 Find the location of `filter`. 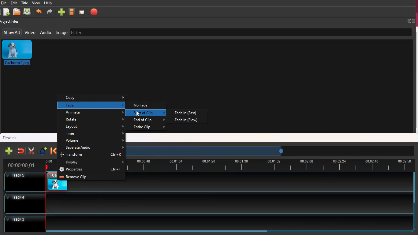

filter is located at coordinates (80, 32).